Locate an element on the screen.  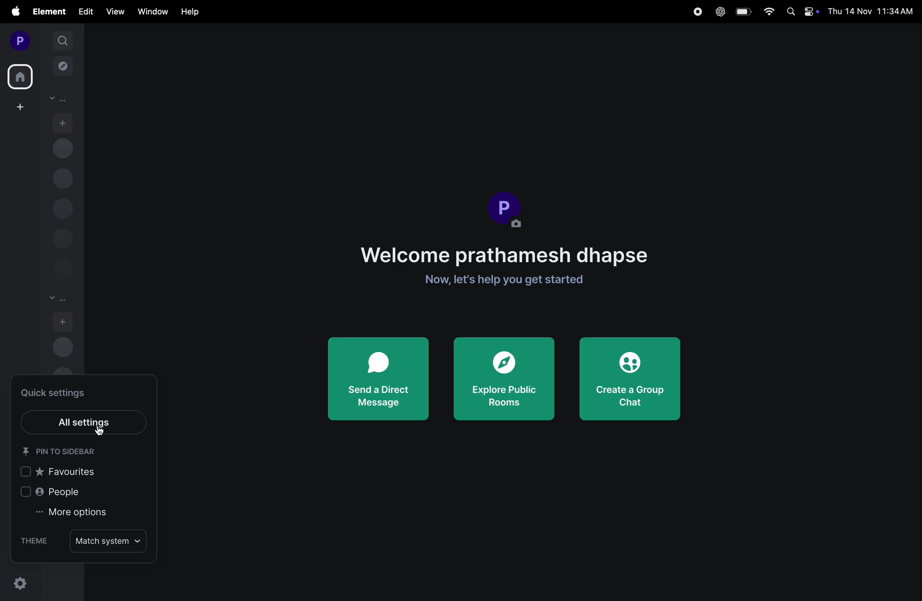
Date and time is located at coordinates (872, 11).